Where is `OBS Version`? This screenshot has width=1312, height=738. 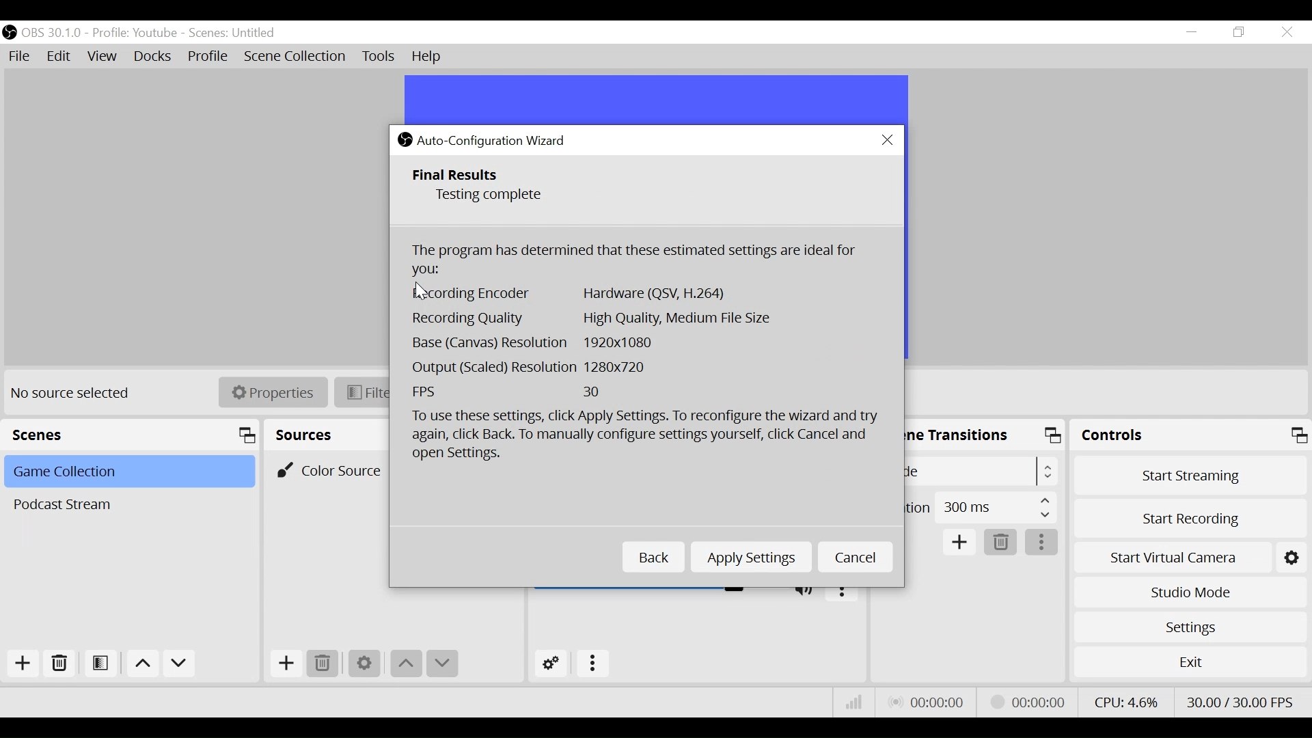 OBS Version is located at coordinates (52, 33).